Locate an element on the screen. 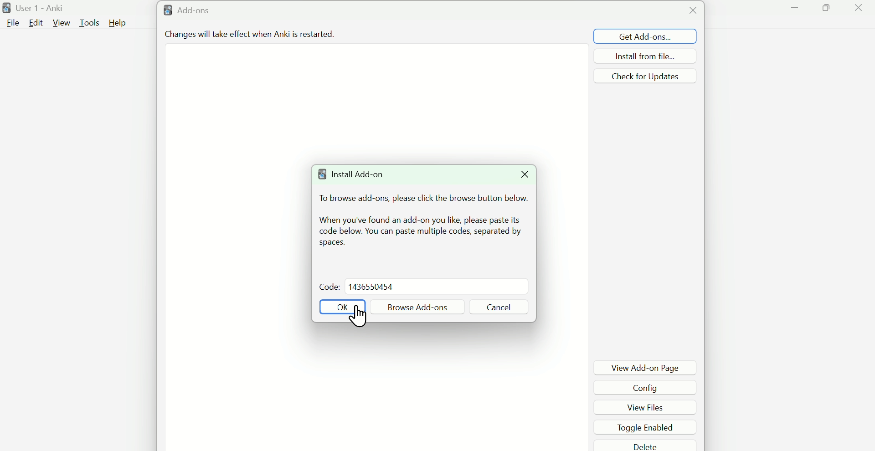 This screenshot has height=451, width=875. code is located at coordinates (325, 285).